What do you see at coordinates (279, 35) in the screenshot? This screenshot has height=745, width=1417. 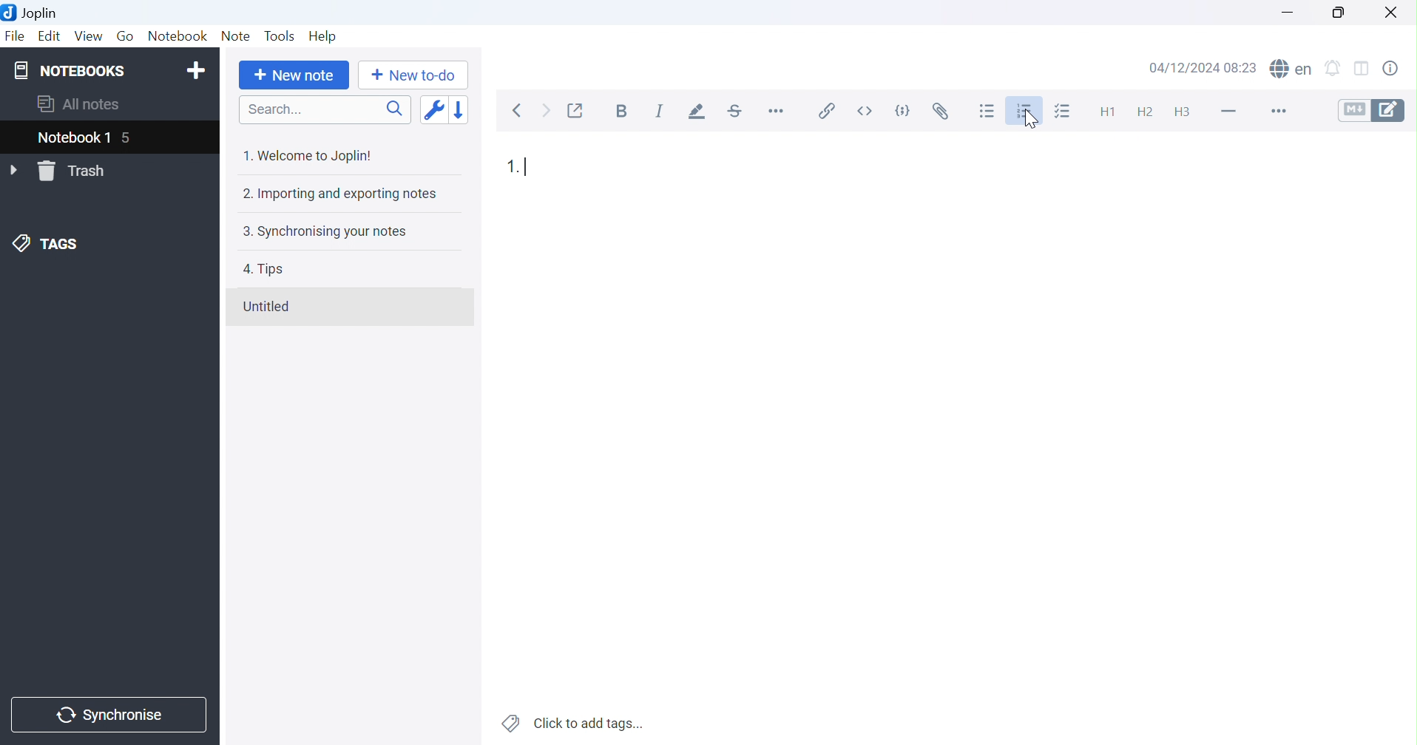 I see `Tools` at bounding box center [279, 35].